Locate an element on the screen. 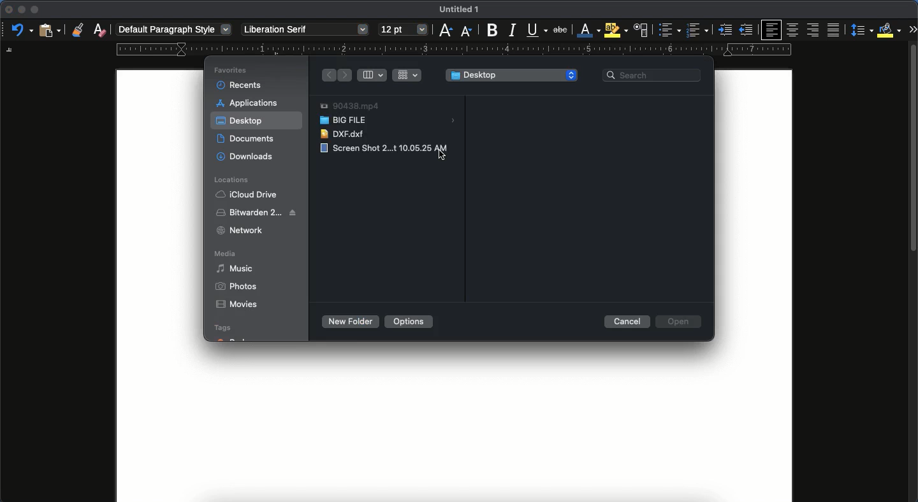  image is located at coordinates (375, 148).